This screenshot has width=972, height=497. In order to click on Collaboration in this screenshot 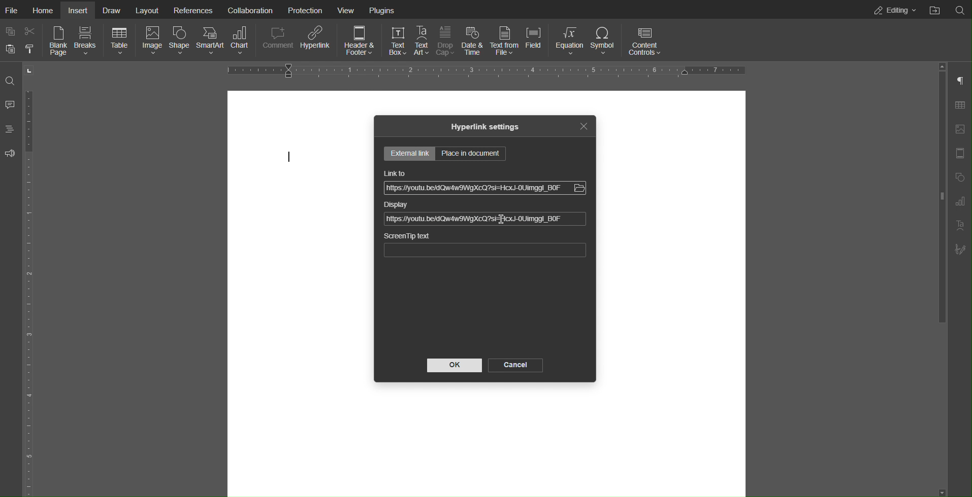, I will do `click(249, 9)`.